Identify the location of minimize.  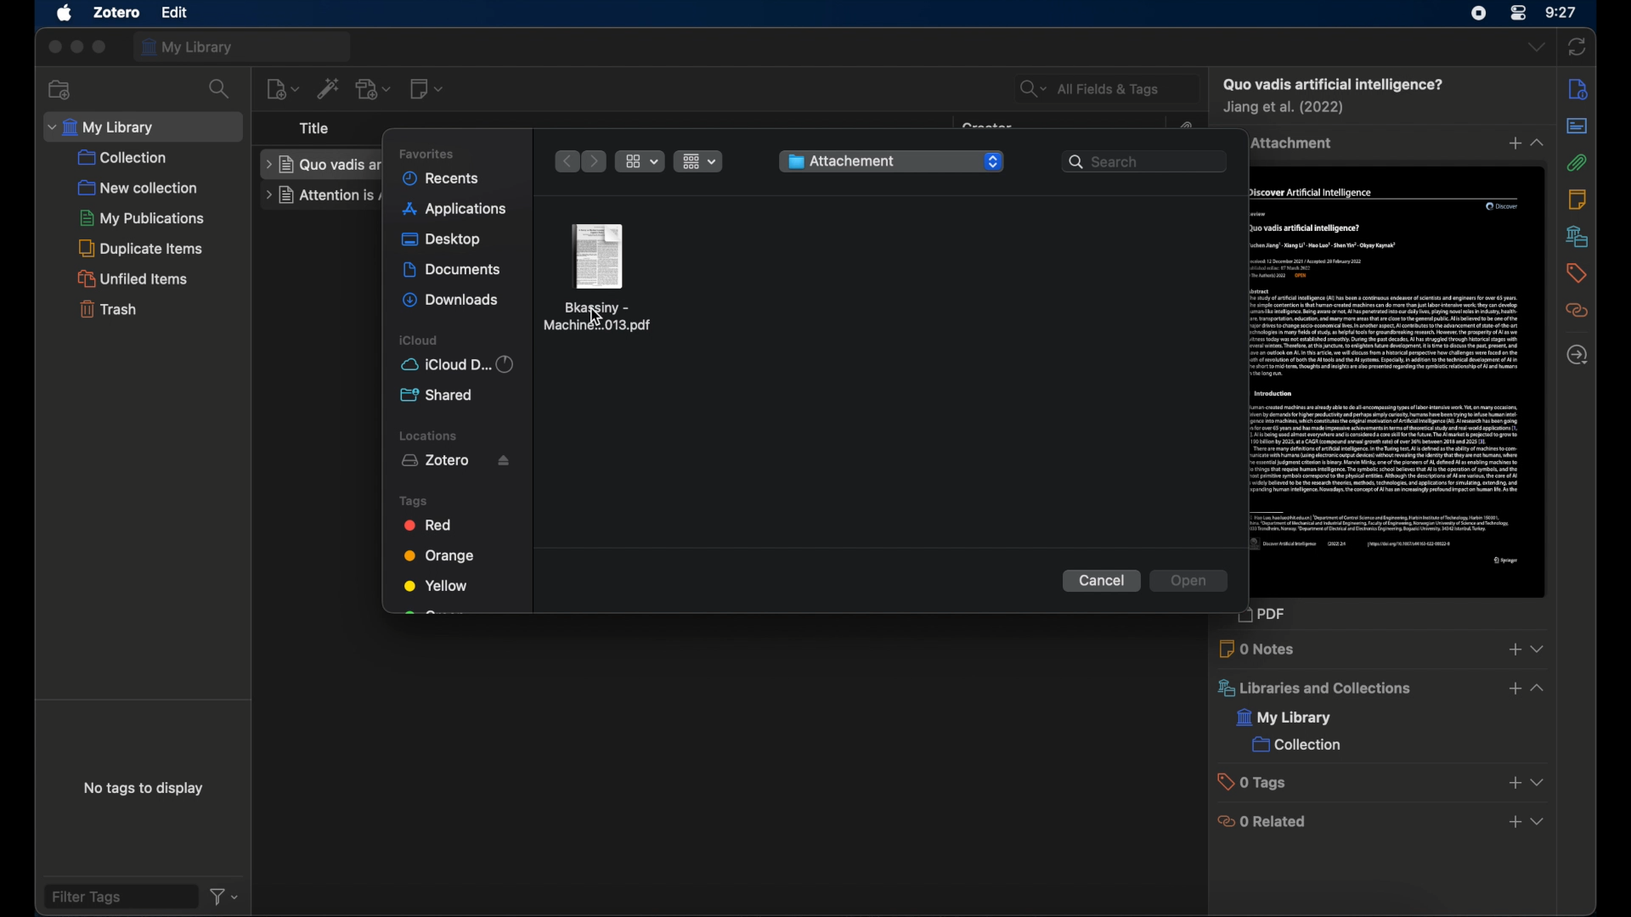
(77, 48).